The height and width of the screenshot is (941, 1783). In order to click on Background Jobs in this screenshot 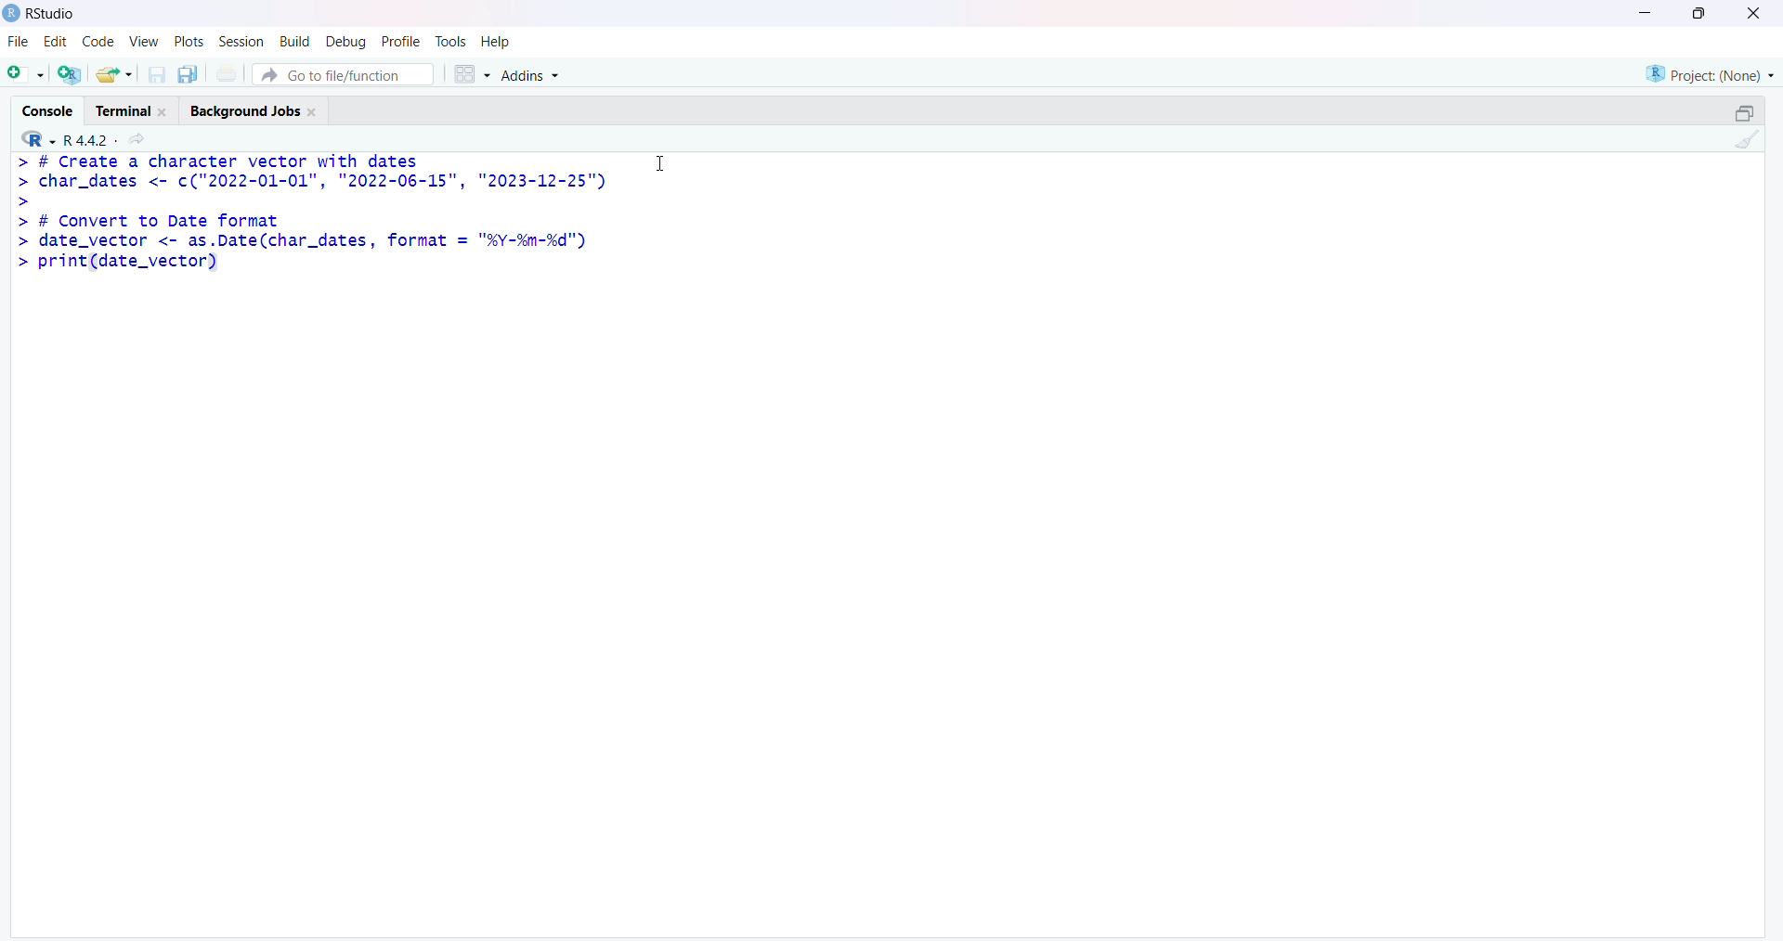, I will do `click(259, 109)`.